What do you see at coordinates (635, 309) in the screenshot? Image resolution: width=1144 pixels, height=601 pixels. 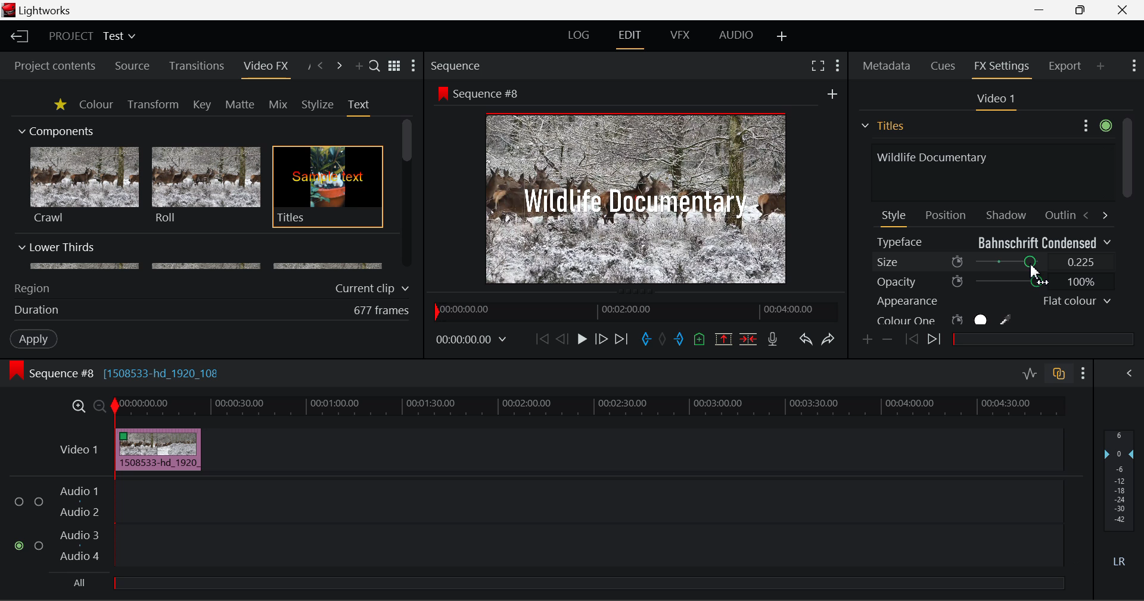 I see `Project Timeline Navigator` at bounding box center [635, 309].